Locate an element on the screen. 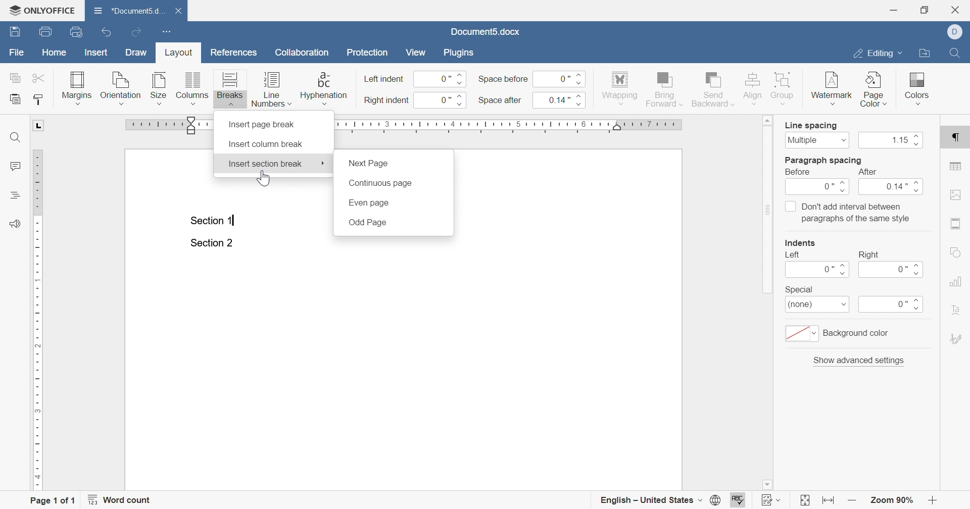  columns is located at coordinates (191, 88).